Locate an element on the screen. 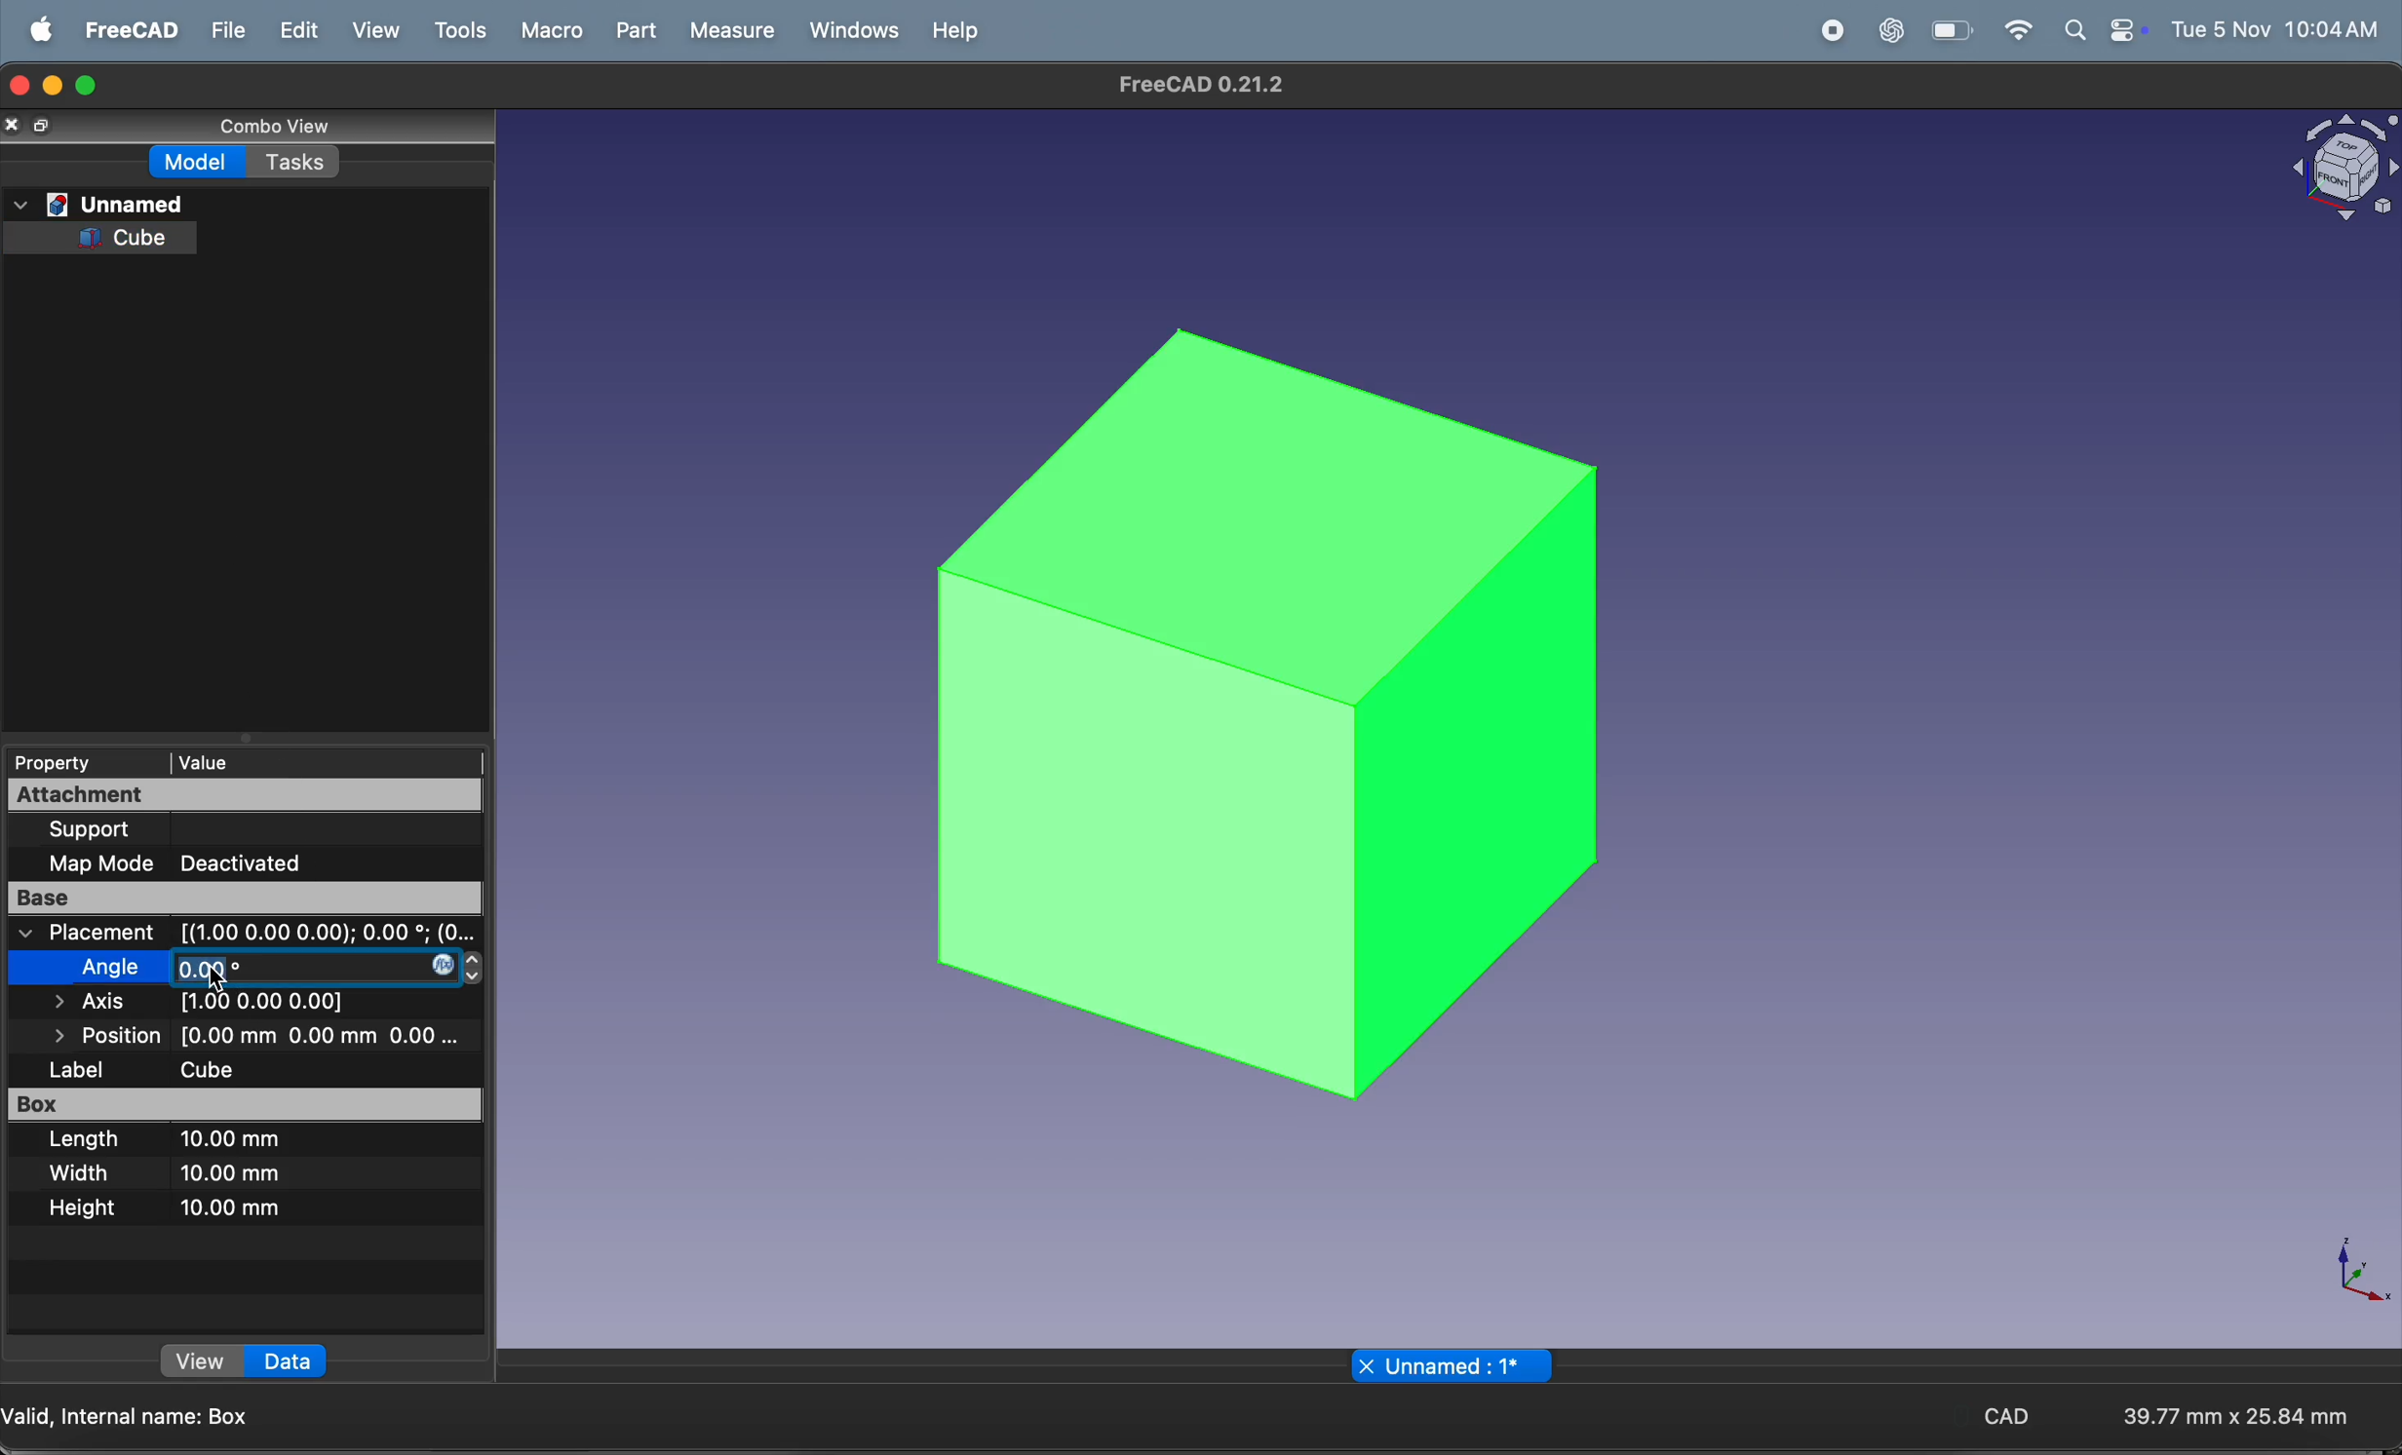 The height and width of the screenshot is (1455, 2402). battery is located at coordinates (2124, 33).